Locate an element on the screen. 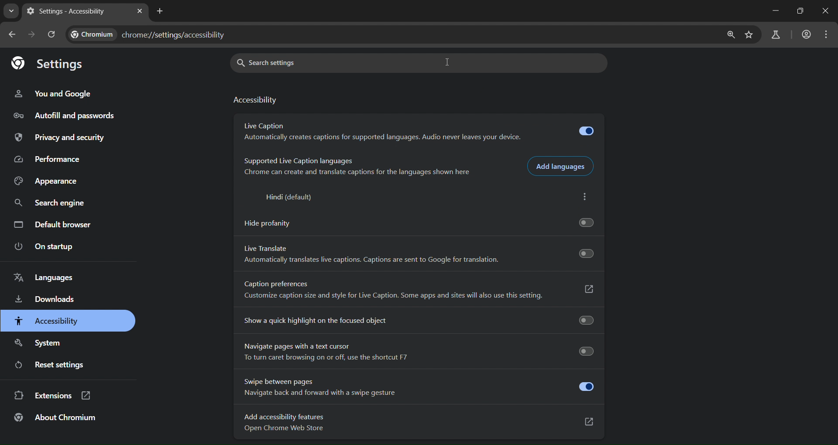 This screenshot has width=838, height=445. privacy and security is located at coordinates (60, 137).